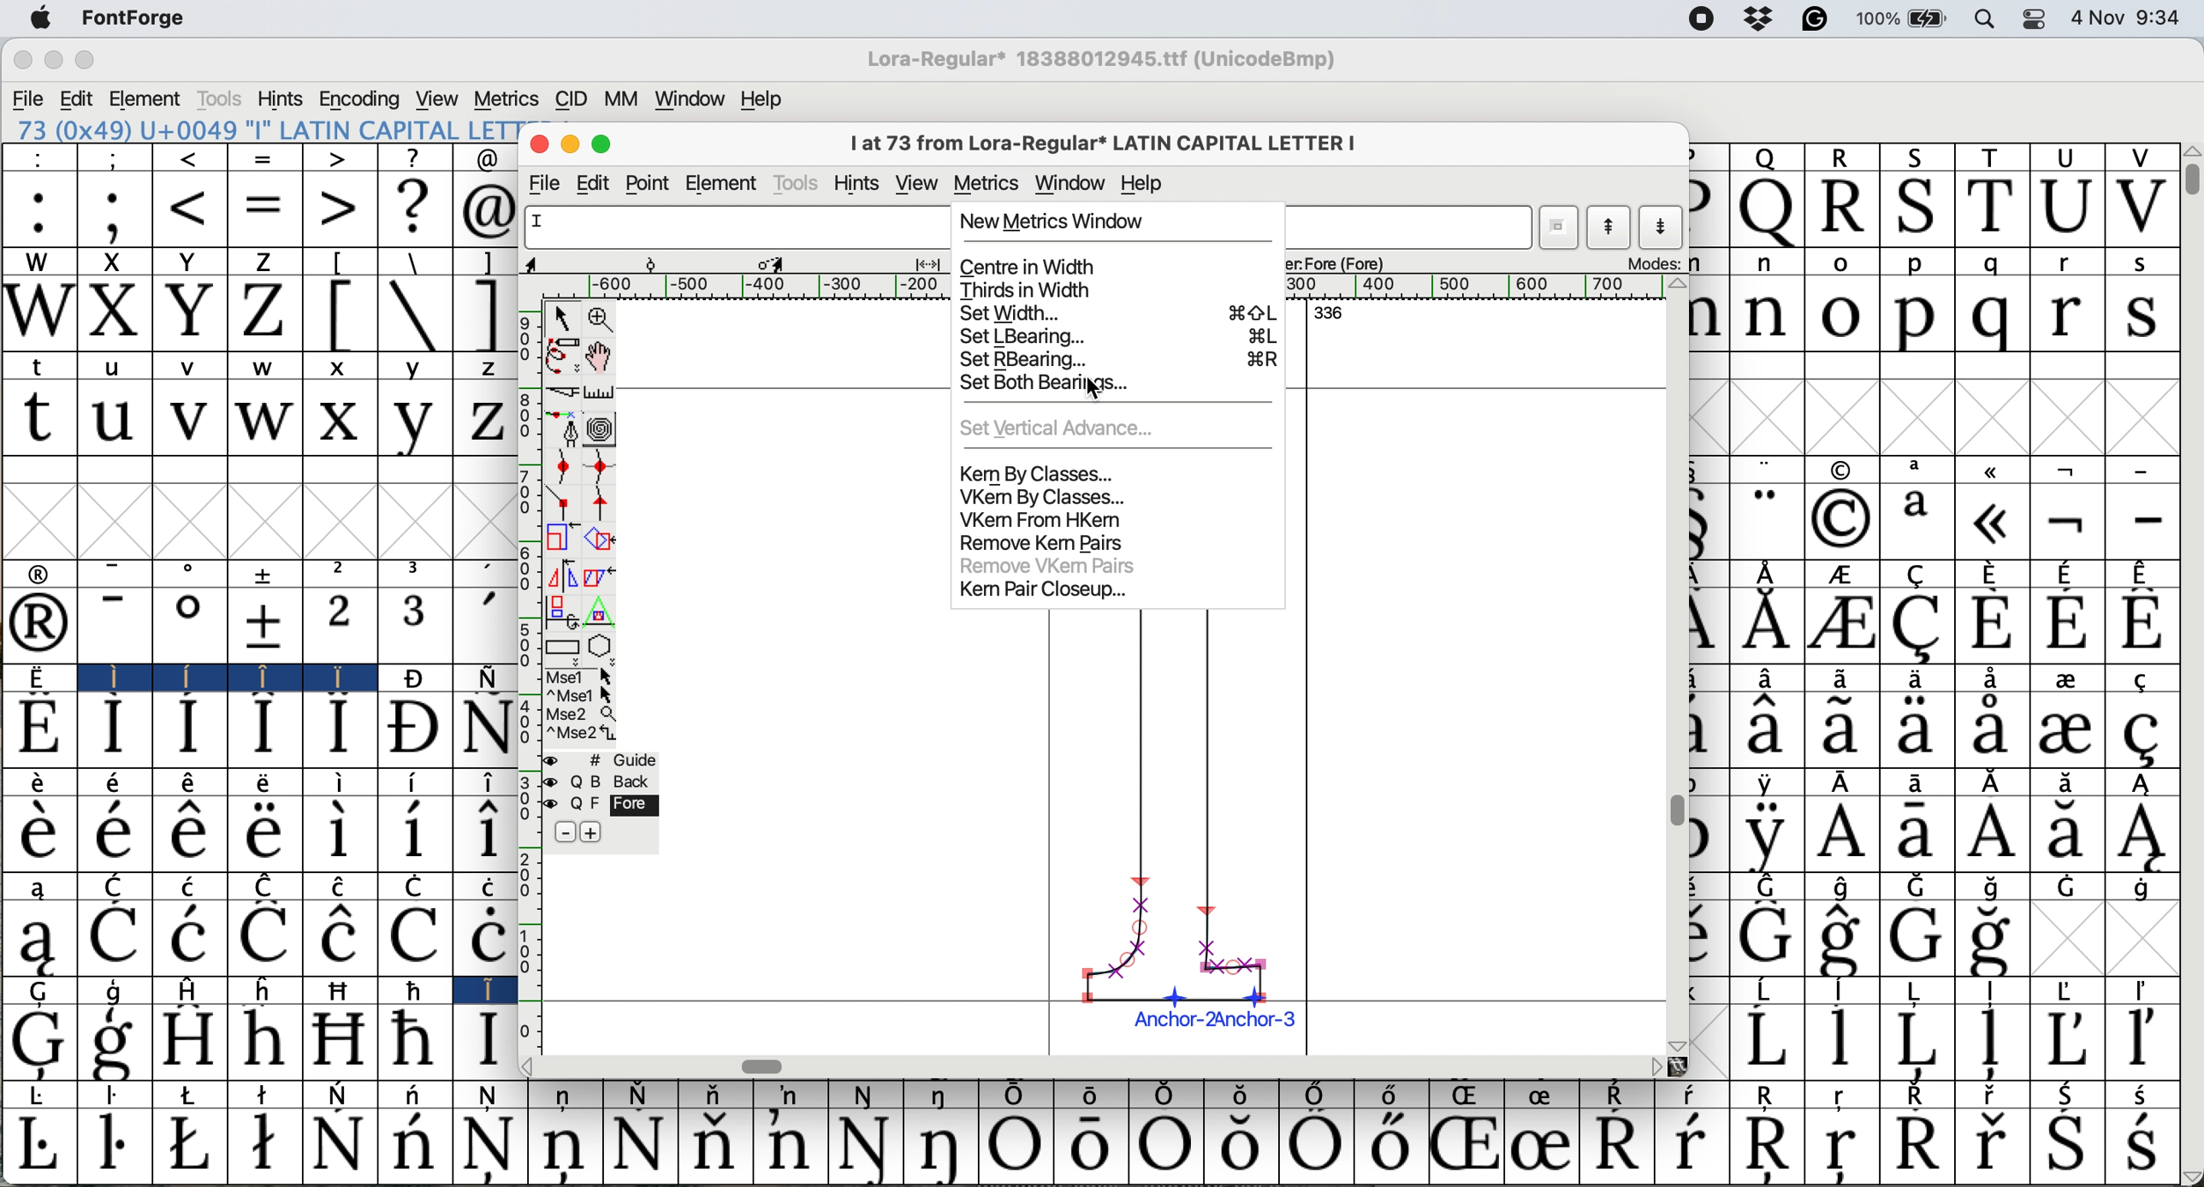 The image size is (2204, 1187). What do you see at coordinates (412, 158) in the screenshot?
I see `?` at bounding box center [412, 158].